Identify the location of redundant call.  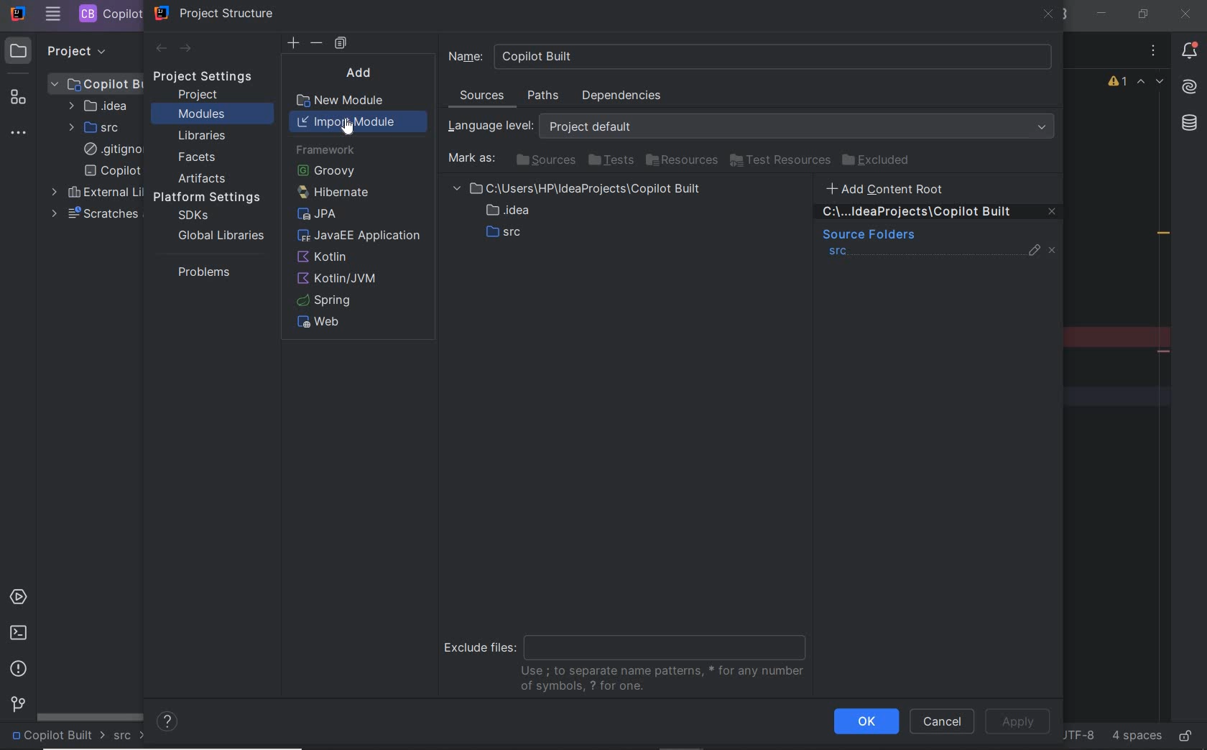
(1164, 235).